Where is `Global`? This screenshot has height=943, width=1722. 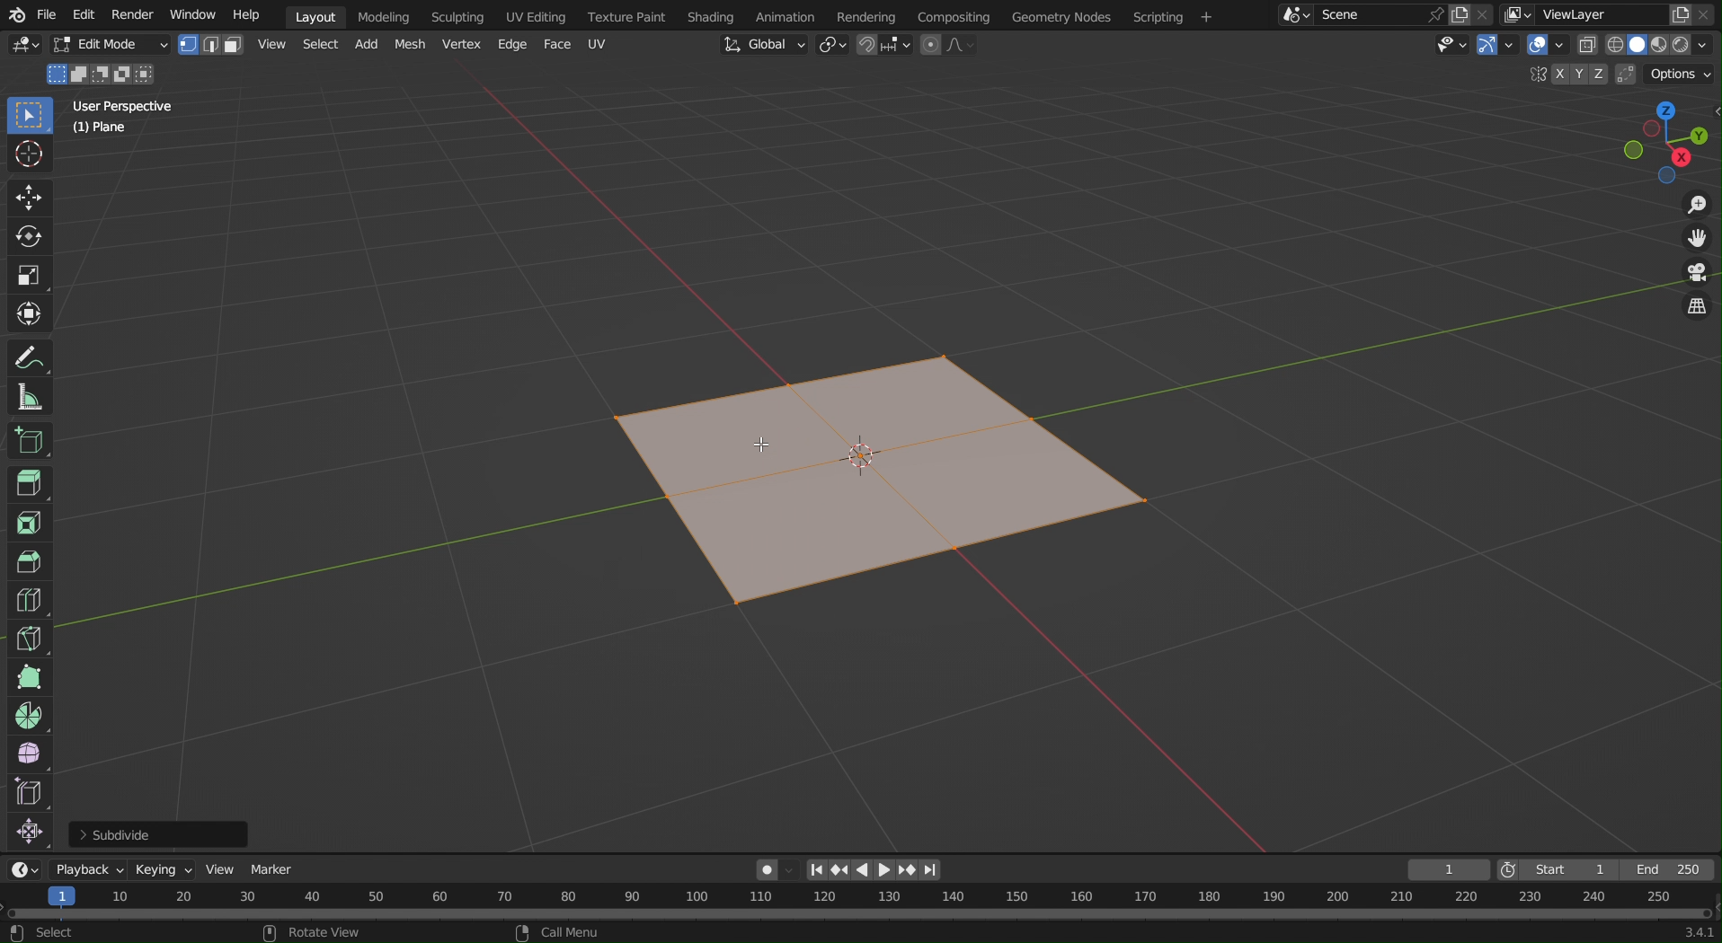 Global is located at coordinates (761, 45).